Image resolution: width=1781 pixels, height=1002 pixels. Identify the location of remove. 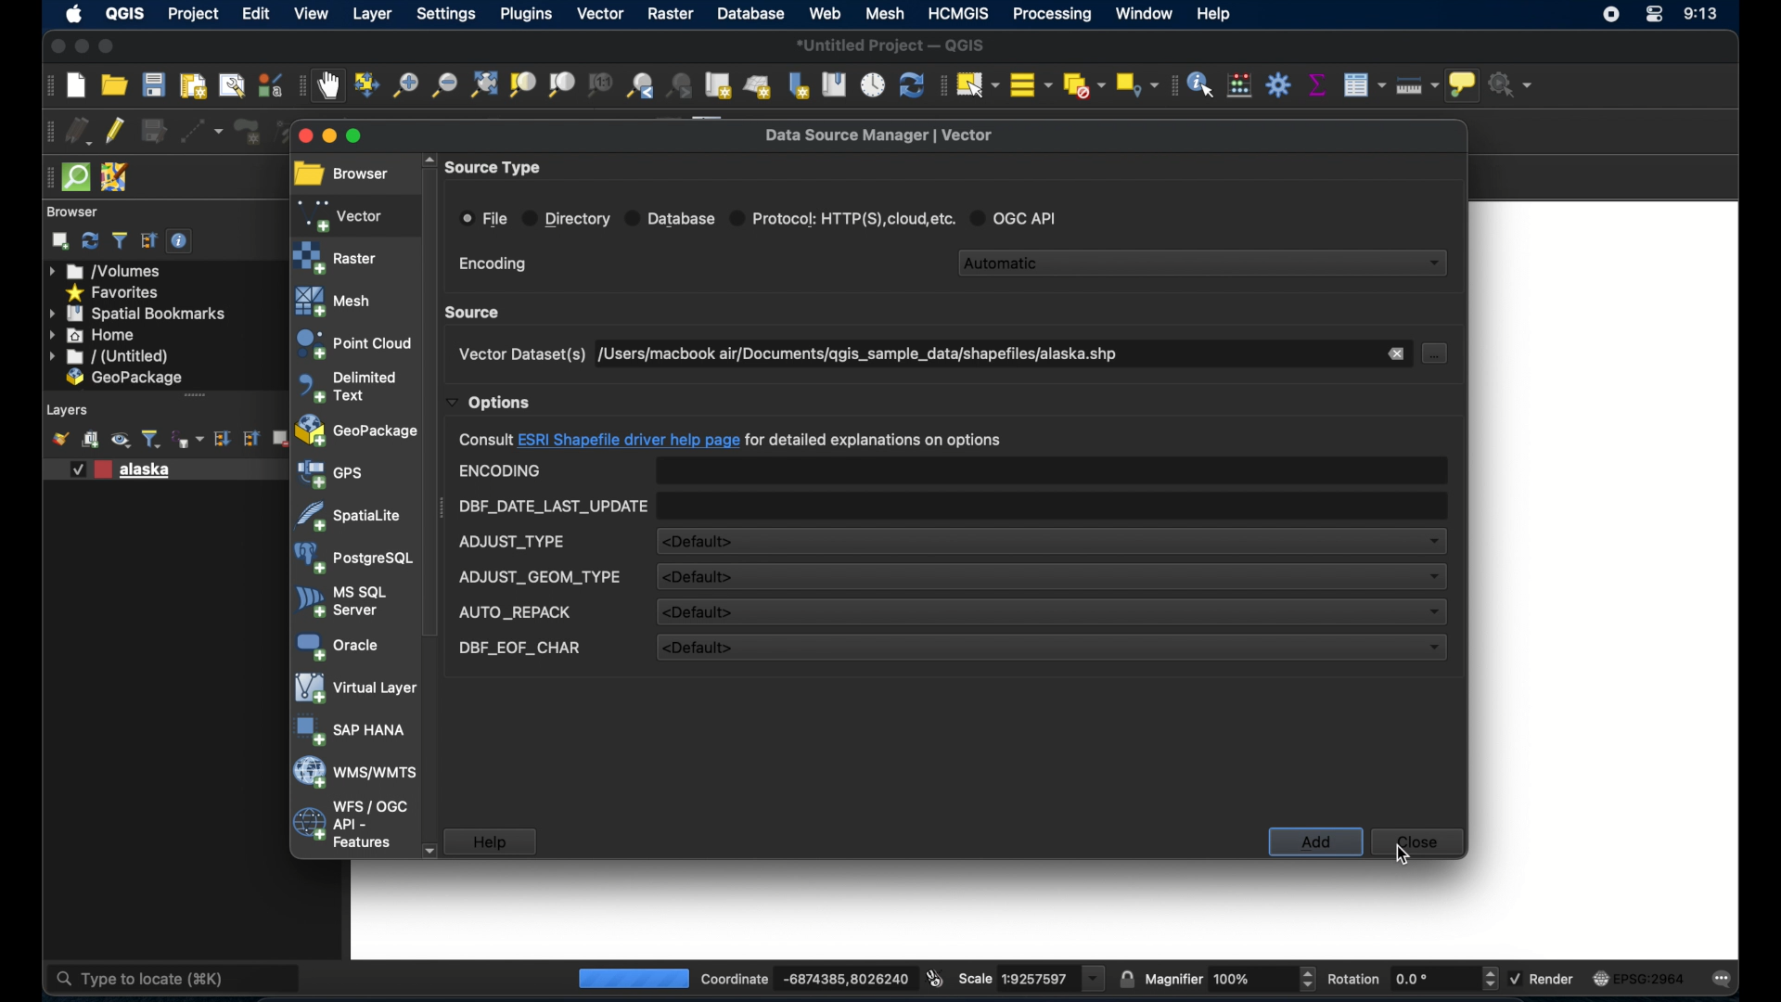
(1397, 353).